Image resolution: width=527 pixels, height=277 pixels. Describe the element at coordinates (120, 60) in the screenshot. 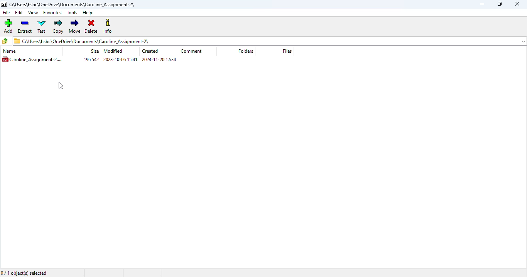

I see `2023-10-06 15:41` at that location.